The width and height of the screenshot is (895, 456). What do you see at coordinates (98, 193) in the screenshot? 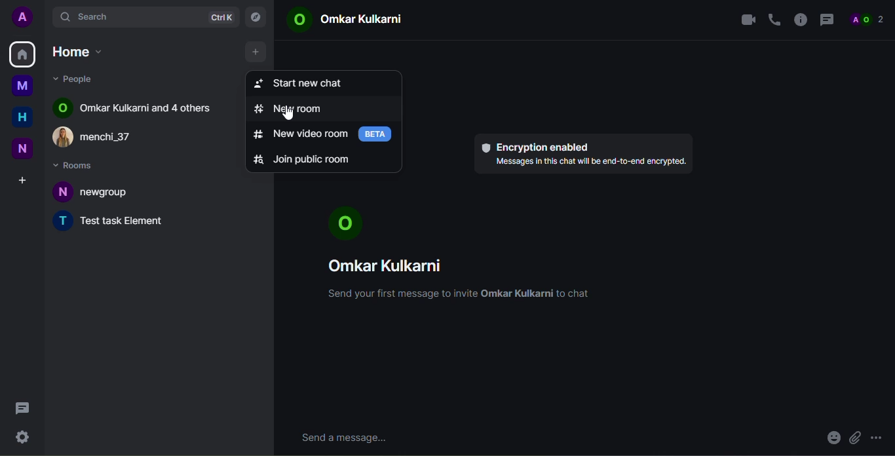
I see `N newgroup` at bounding box center [98, 193].